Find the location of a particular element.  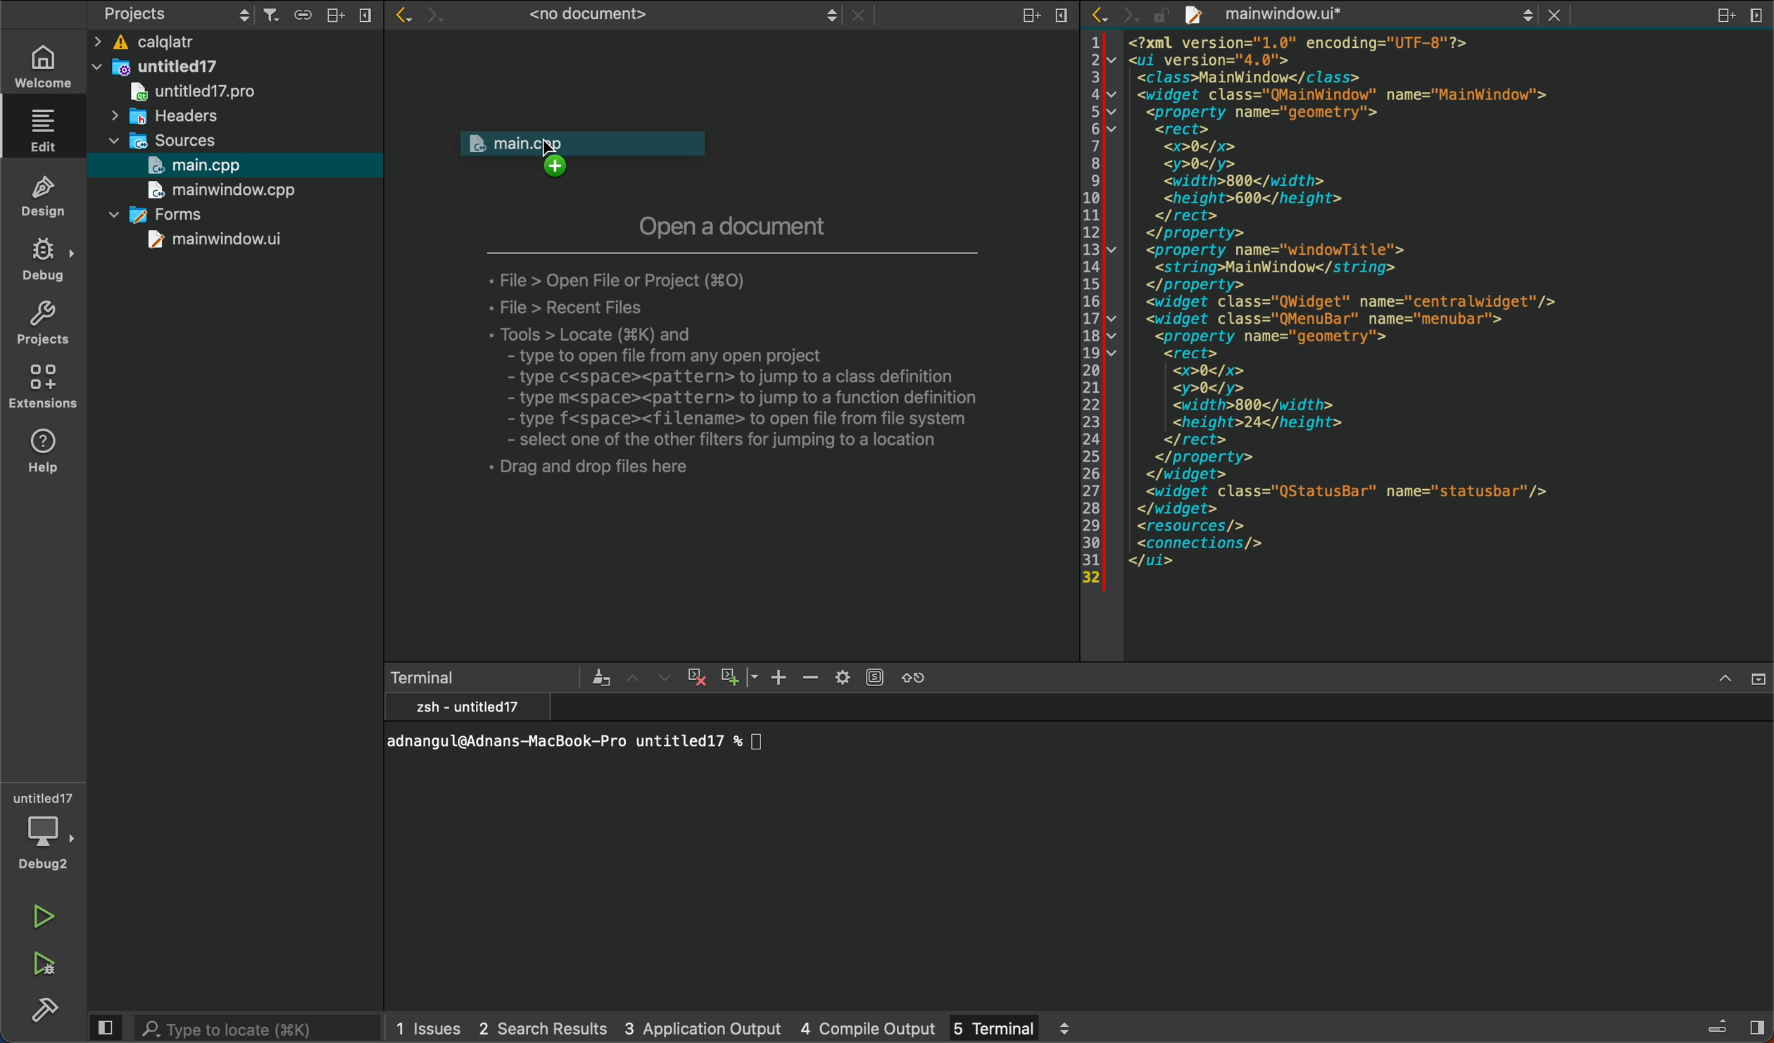

previous item is located at coordinates (636, 678).